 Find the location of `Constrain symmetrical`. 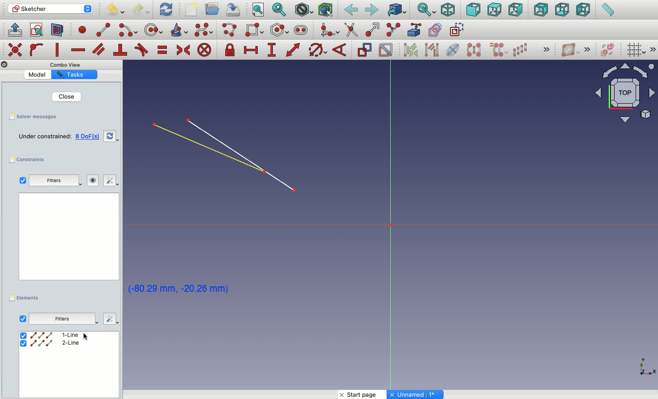

Constrain symmetrical is located at coordinates (183, 50).